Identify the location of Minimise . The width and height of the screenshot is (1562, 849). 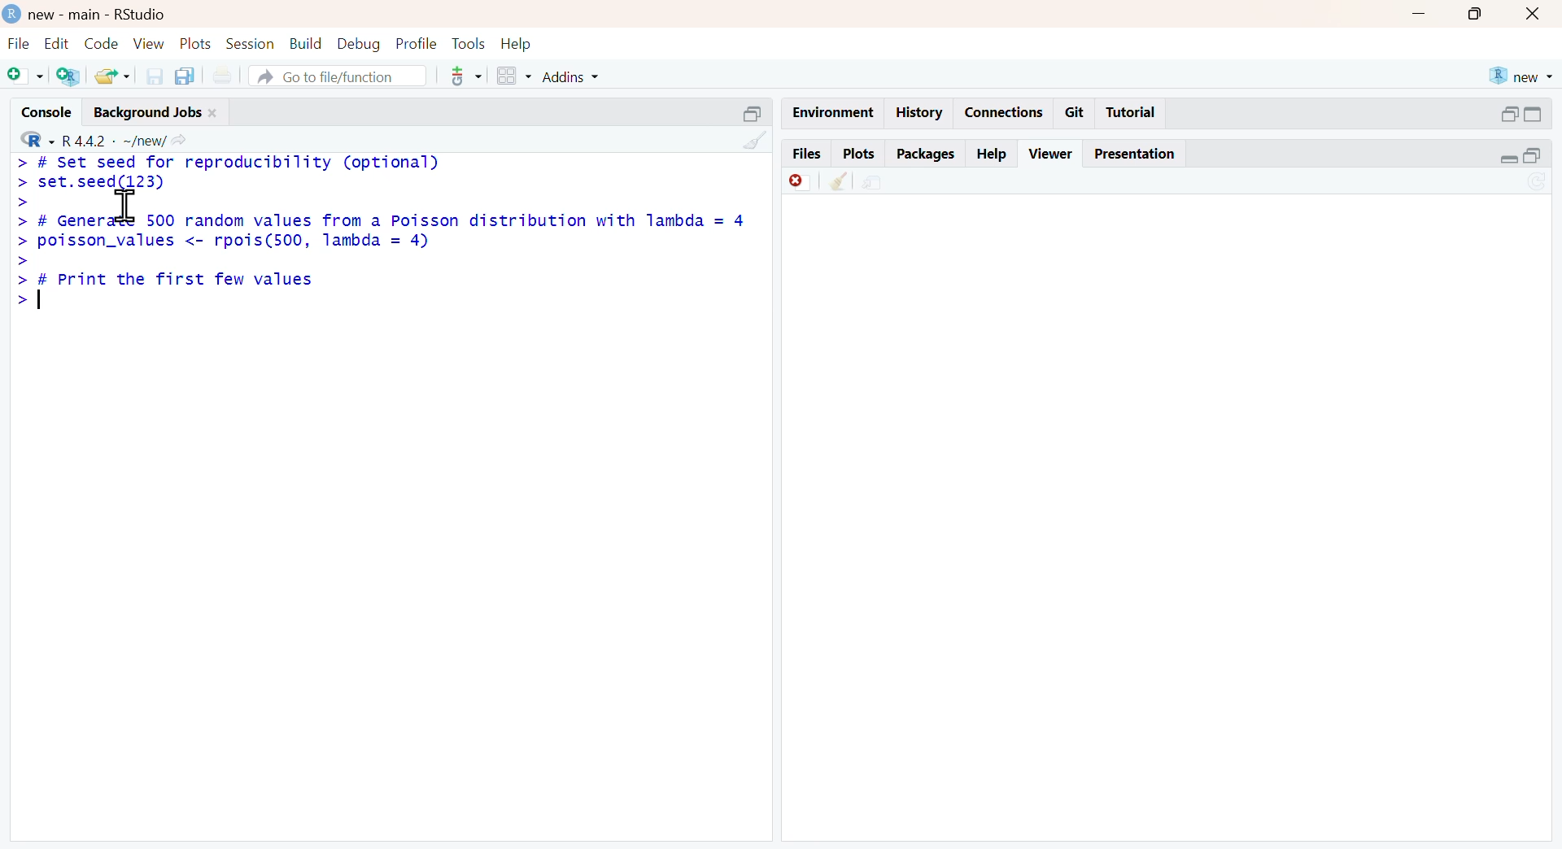
(1422, 13).